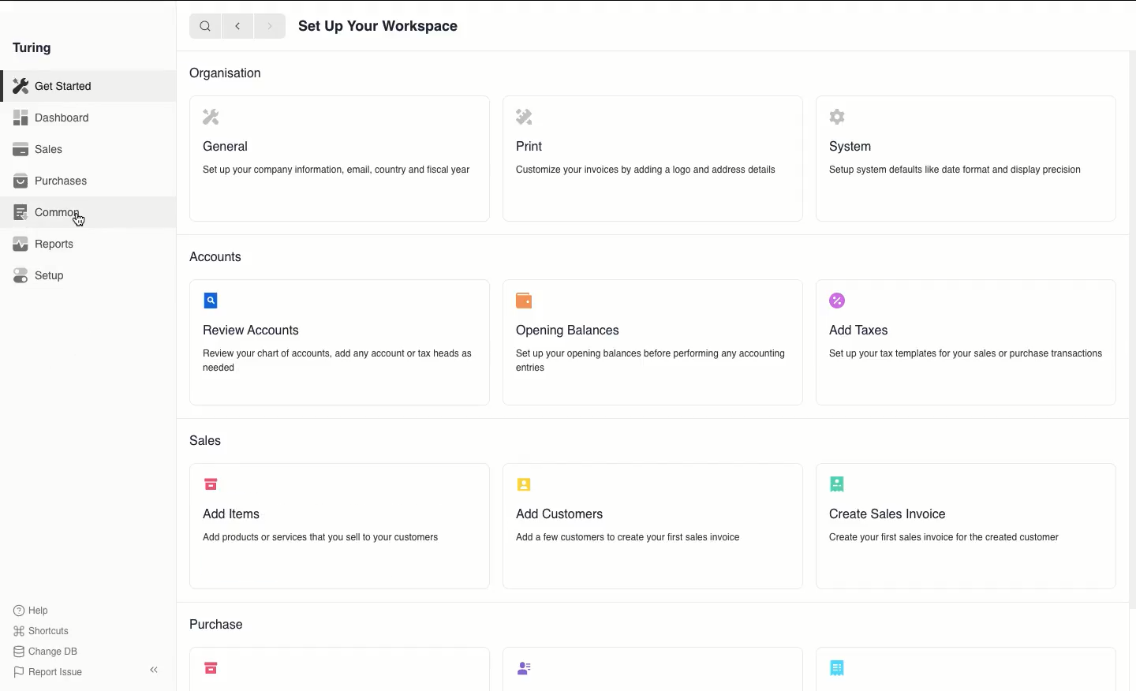 The width and height of the screenshot is (1136, 691). I want to click on System, so click(854, 129).